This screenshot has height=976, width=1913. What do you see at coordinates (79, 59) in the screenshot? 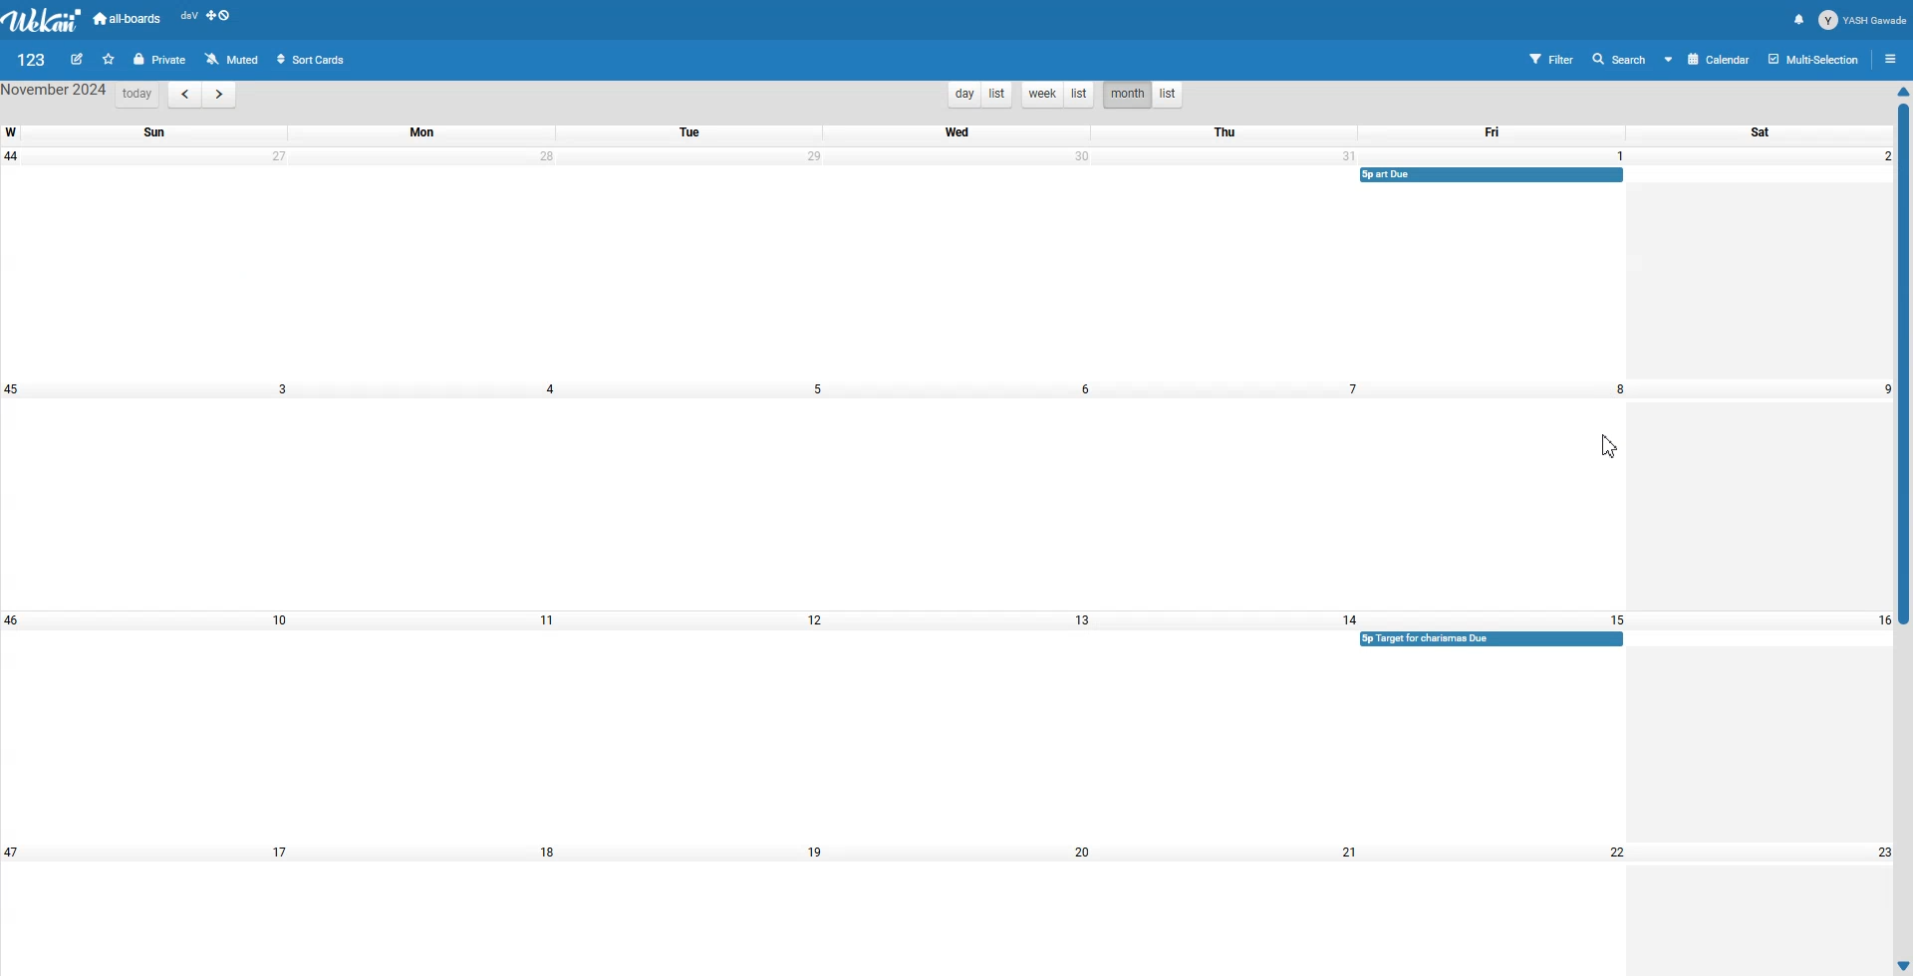
I see `Edit` at bounding box center [79, 59].